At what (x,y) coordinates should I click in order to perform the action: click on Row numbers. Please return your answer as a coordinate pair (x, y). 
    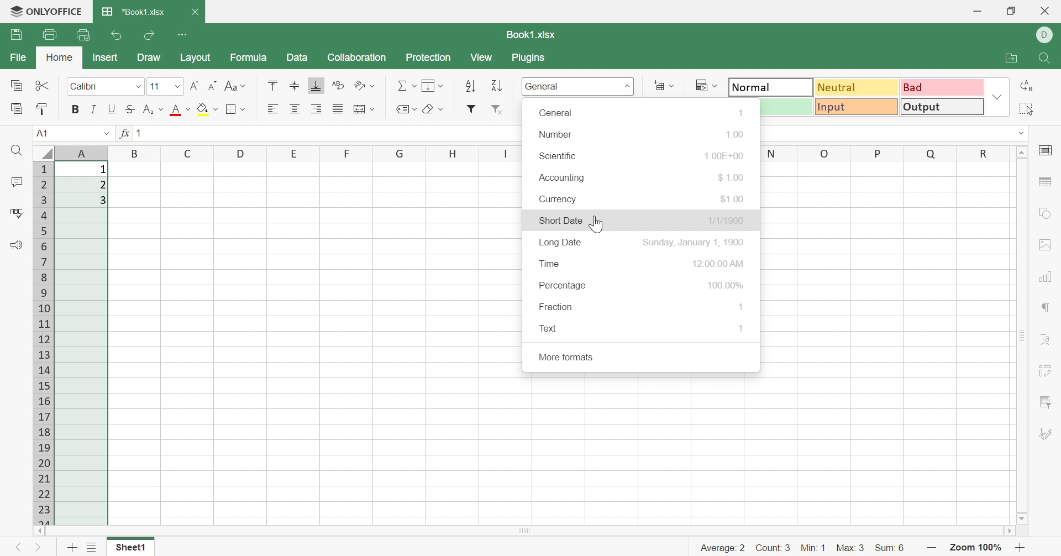
    Looking at the image, I should click on (44, 344).